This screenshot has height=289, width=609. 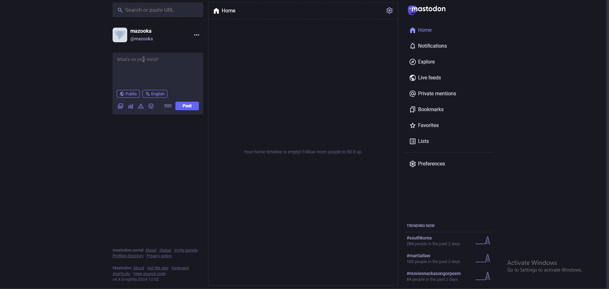 I want to click on mastodon, so click(x=430, y=10).